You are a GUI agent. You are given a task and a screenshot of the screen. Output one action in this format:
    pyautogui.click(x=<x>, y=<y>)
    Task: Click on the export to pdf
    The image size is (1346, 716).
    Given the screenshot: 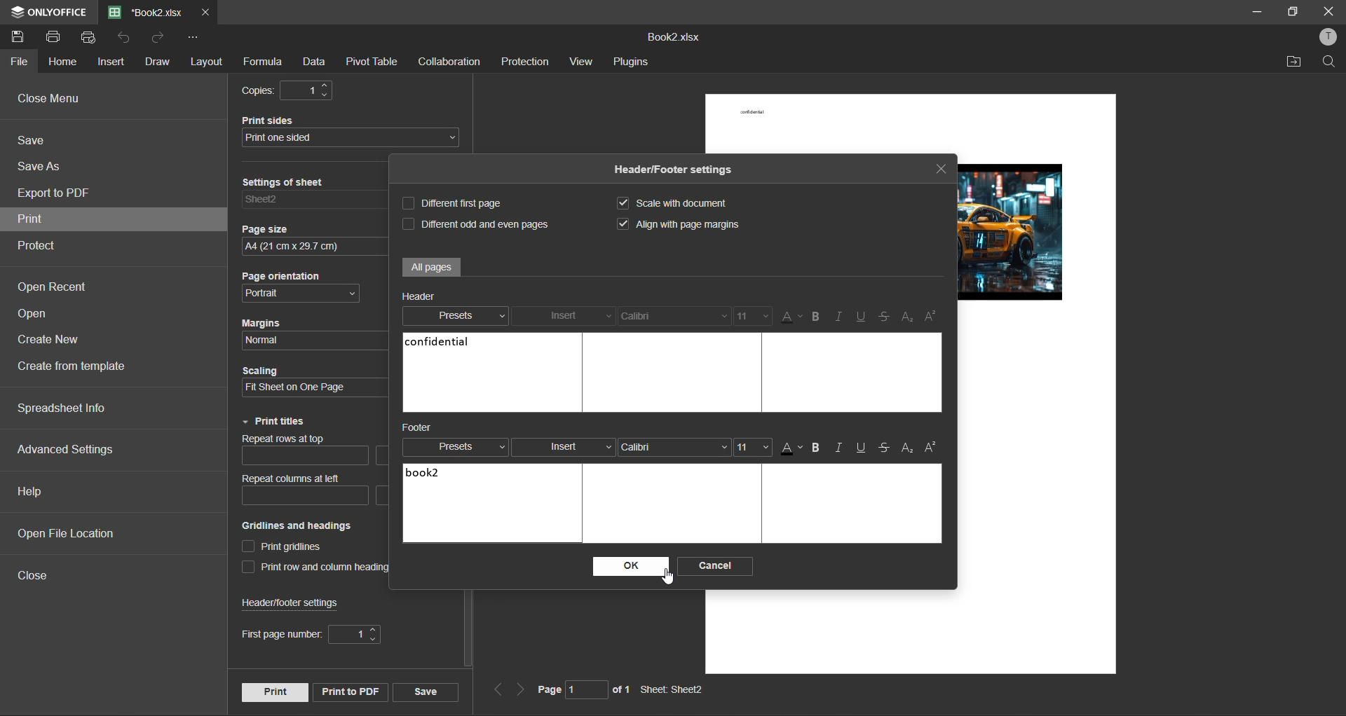 What is the action you would take?
    pyautogui.click(x=58, y=191)
    